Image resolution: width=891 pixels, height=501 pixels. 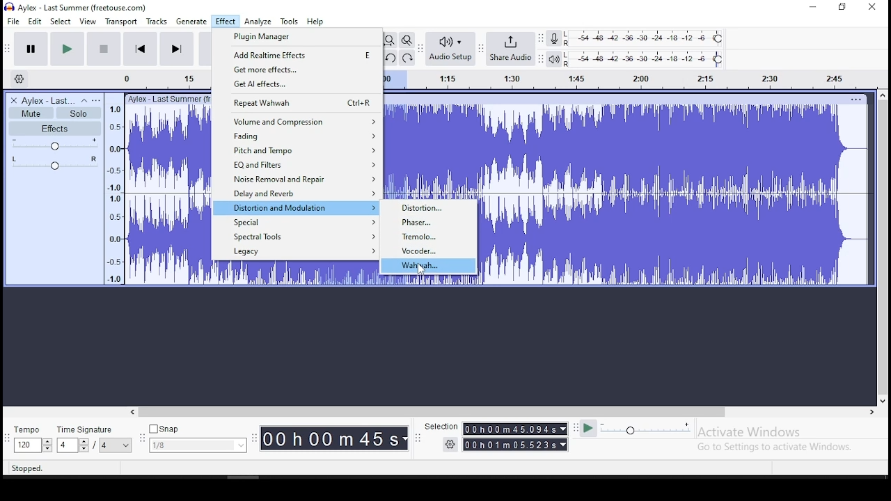 What do you see at coordinates (117, 191) in the screenshot?
I see `timeline` at bounding box center [117, 191].